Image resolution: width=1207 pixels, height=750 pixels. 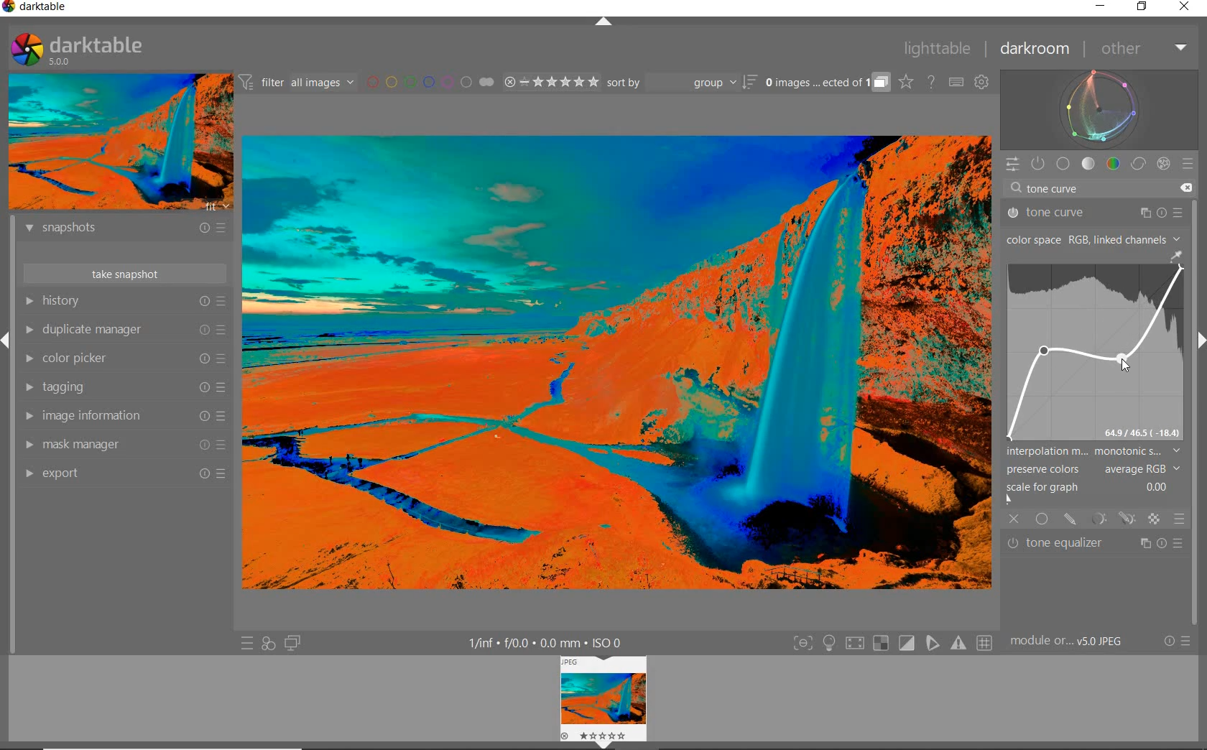 What do you see at coordinates (1177, 642) in the screenshot?
I see `RESET OR PRESETS & PREFERENCES` at bounding box center [1177, 642].